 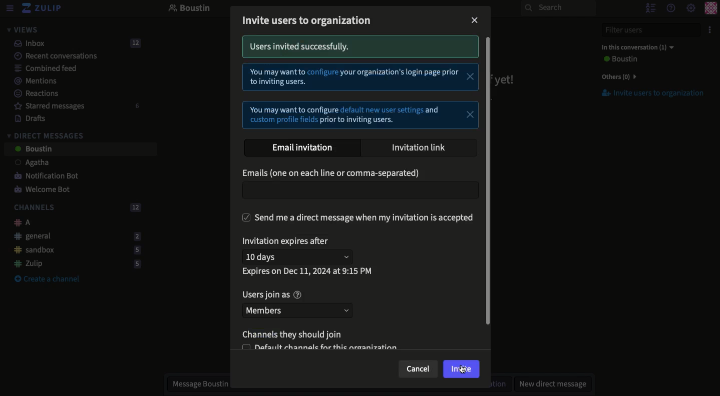 What do you see at coordinates (550, 383) in the screenshot?
I see `New DM` at bounding box center [550, 383].